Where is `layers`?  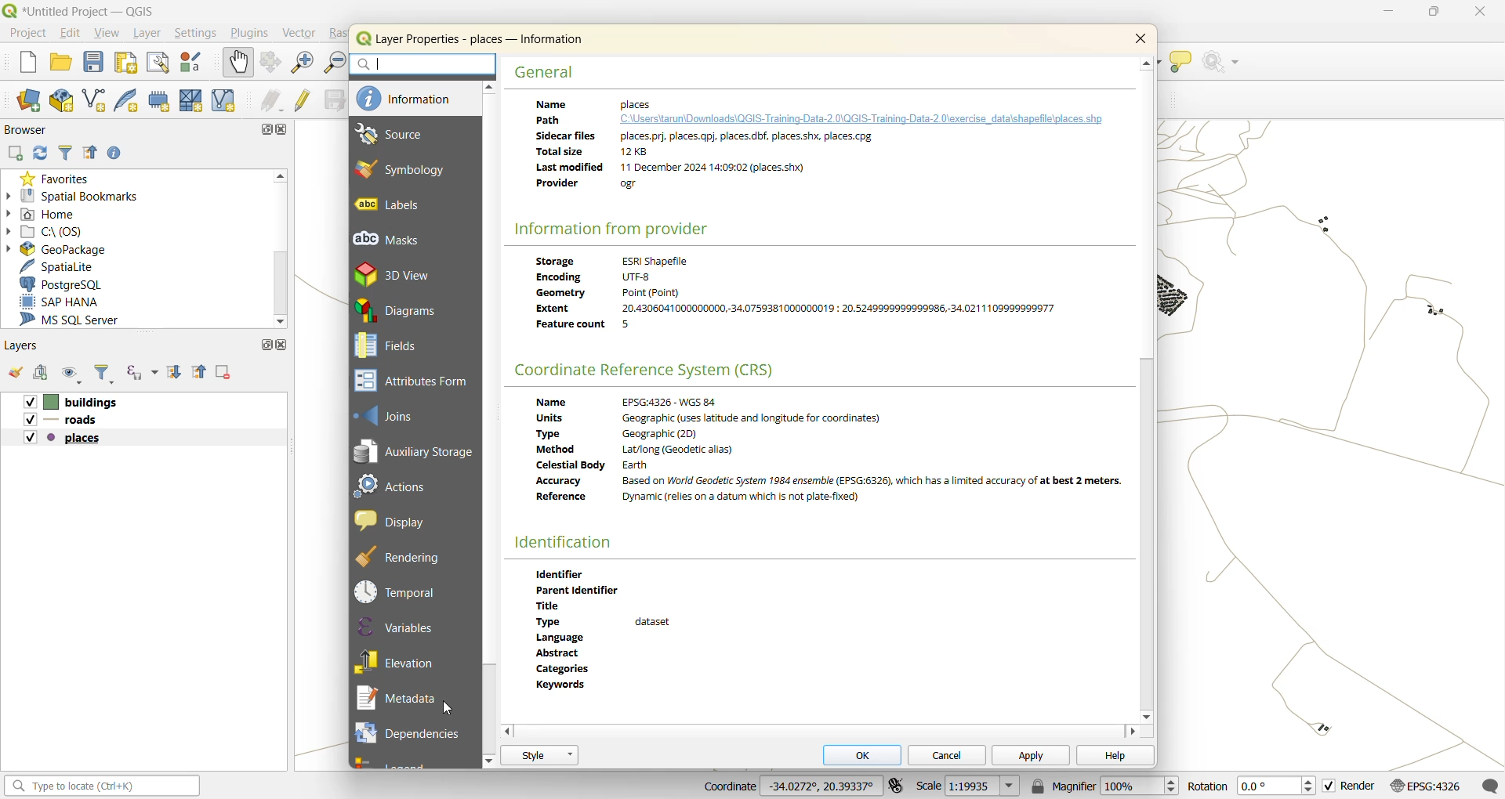
layers is located at coordinates (74, 402).